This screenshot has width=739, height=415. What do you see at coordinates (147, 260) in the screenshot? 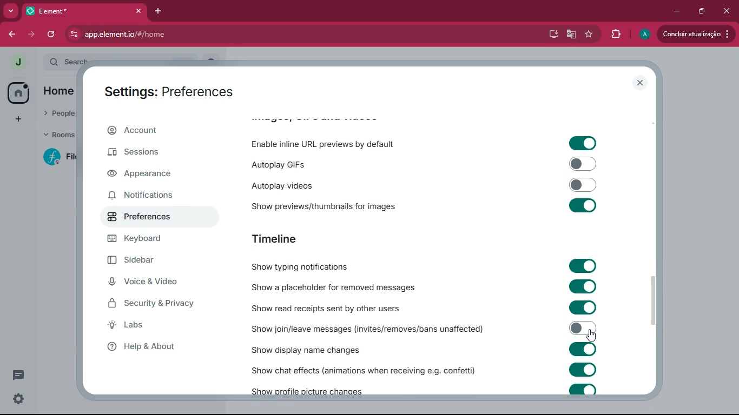
I see `sidebar` at bounding box center [147, 260].